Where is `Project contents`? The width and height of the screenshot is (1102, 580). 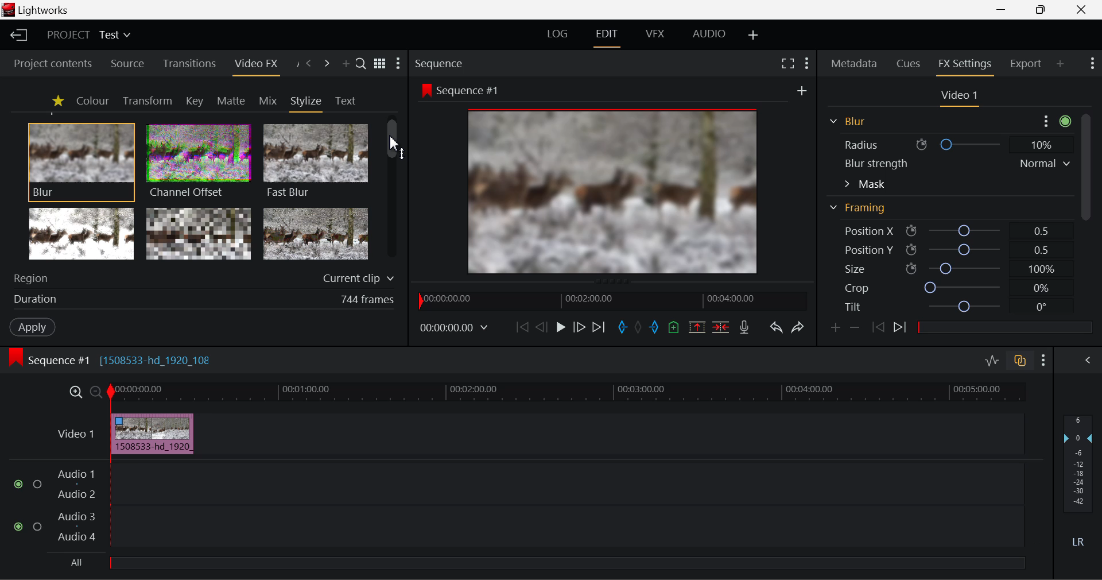 Project contents is located at coordinates (52, 63).